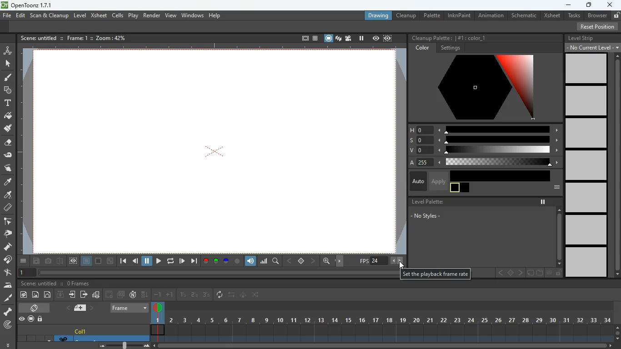  Describe the element at coordinates (124, 345) in the screenshot. I see `zoom` at that location.